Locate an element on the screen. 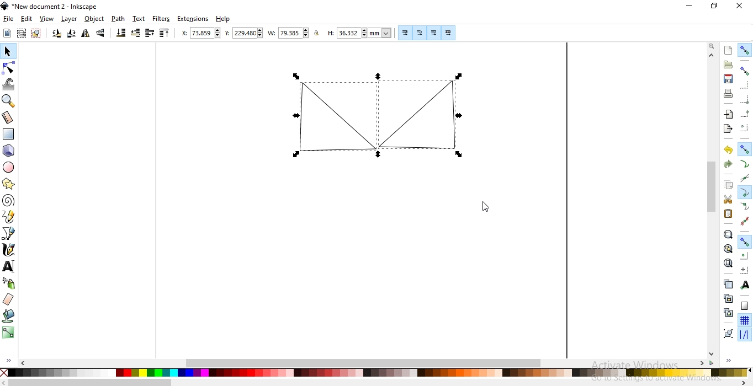  cut selection is located at coordinates (725, 199).